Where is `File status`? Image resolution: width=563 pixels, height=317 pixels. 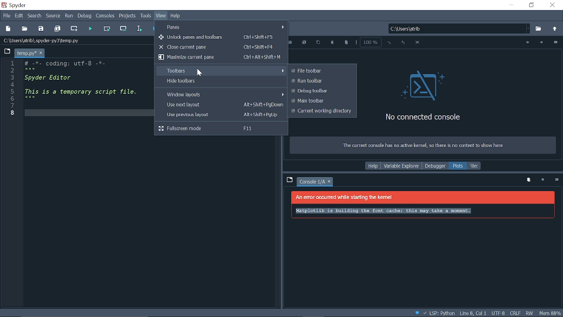
File status is located at coordinates (515, 313).